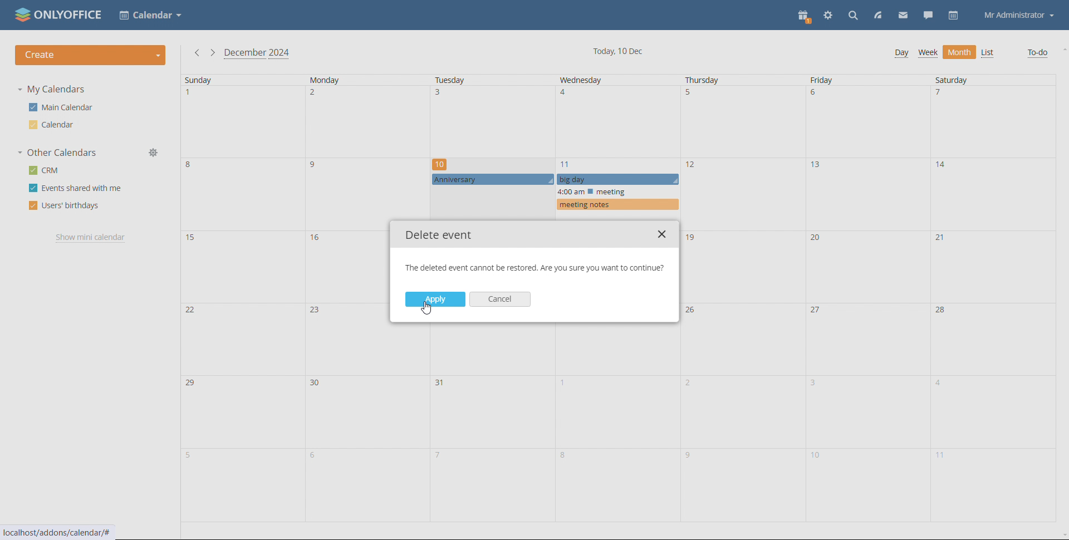  Describe the element at coordinates (197, 52) in the screenshot. I see `previous month` at that location.